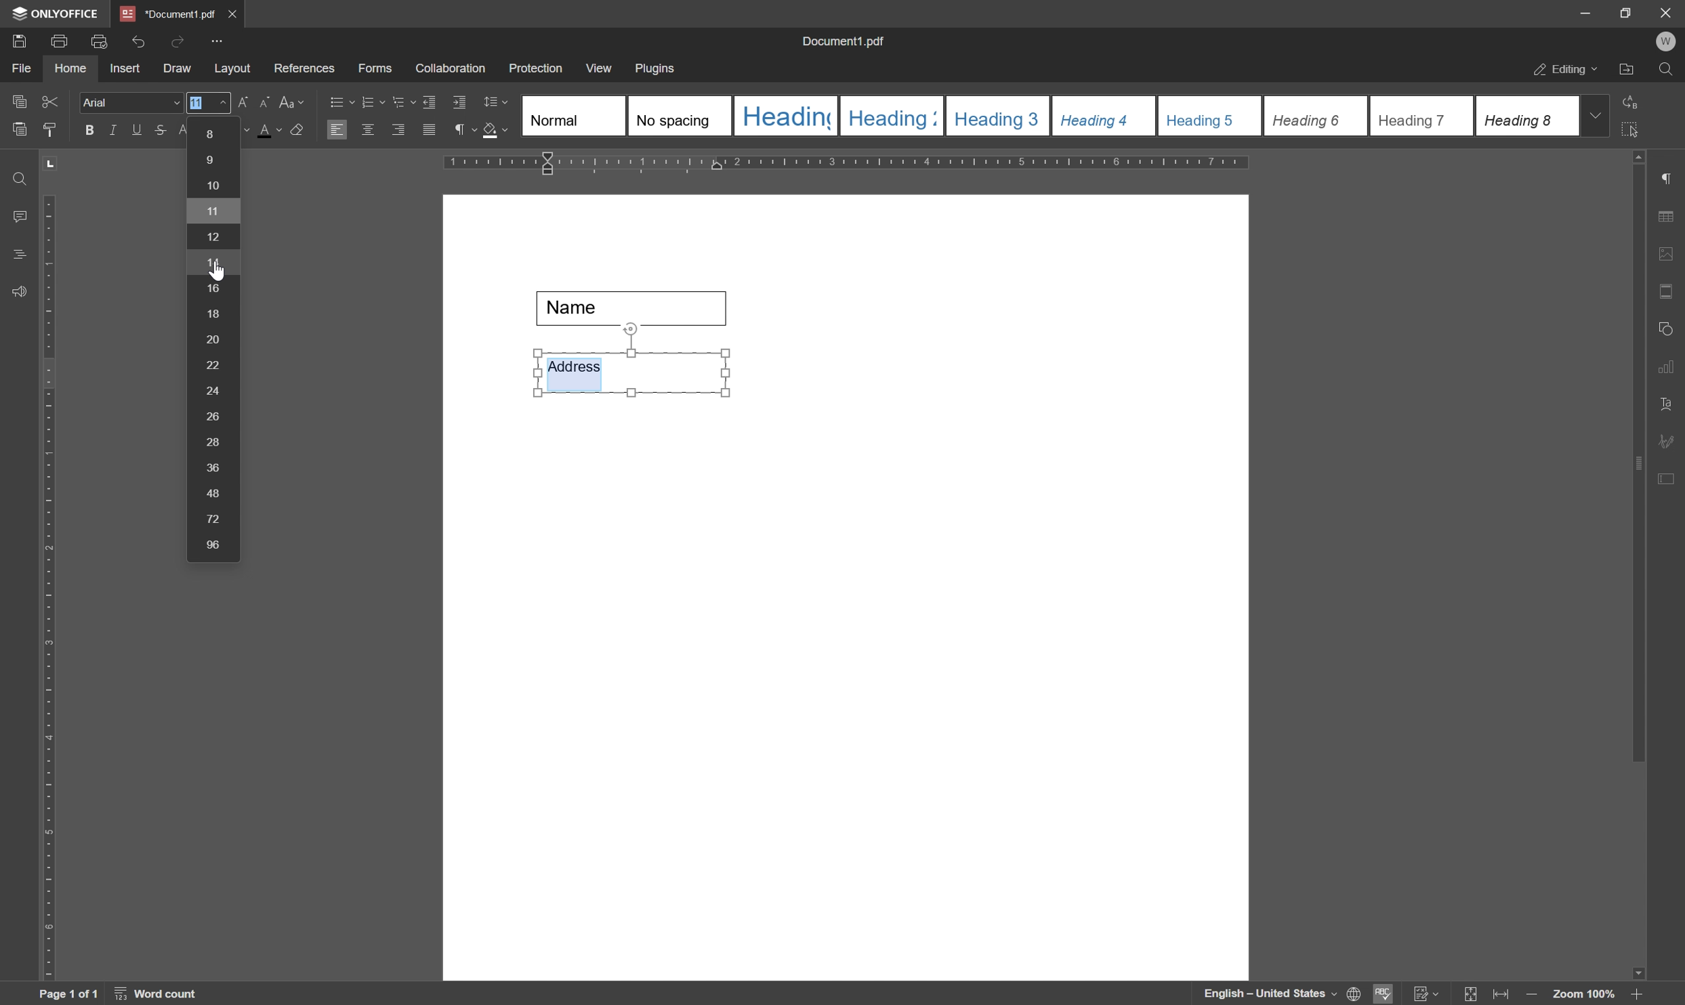 The image size is (1685, 1005). Describe the element at coordinates (1640, 455) in the screenshot. I see `scroll bar` at that location.